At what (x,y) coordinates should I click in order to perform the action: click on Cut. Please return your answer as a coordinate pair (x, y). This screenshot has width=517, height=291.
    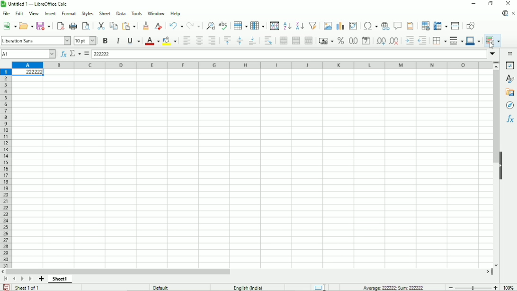
    Looking at the image, I should click on (100, 25).